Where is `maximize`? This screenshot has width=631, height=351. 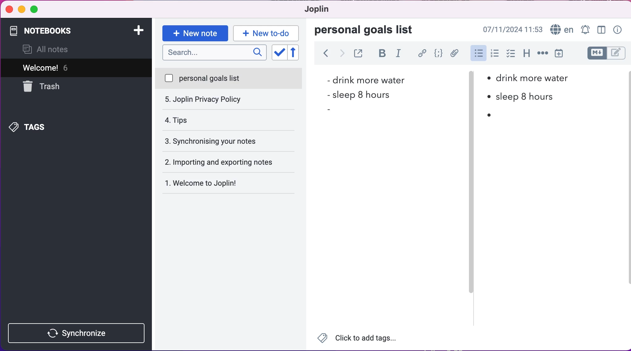 maximize is located at coordinates (37, 10).